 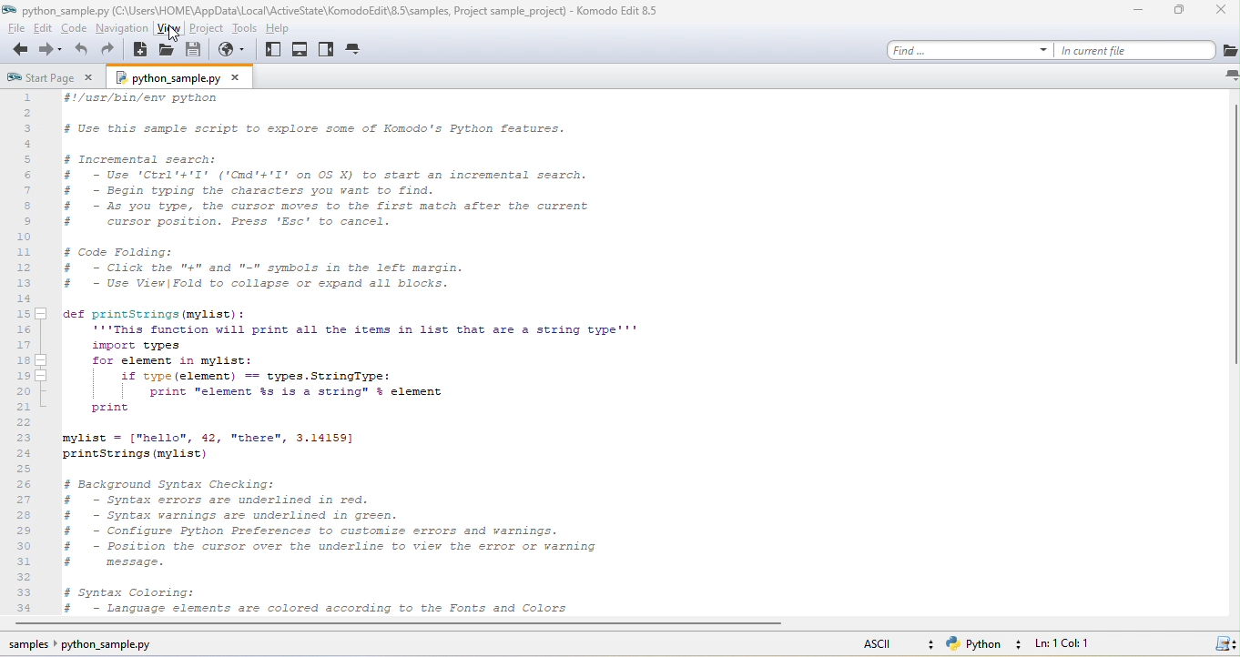 I want to click on save, so click(x=193, y=53).